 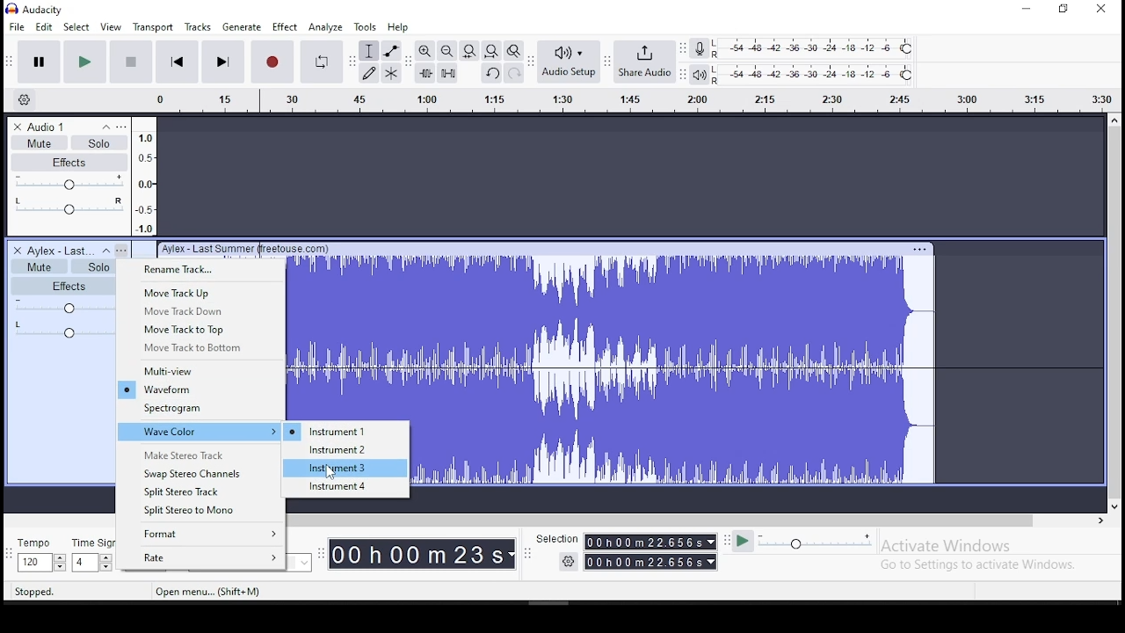 What do you see at coordinates (369, 51) in the screenshot?
I see `selection tool` at bounding box center [369, 51].